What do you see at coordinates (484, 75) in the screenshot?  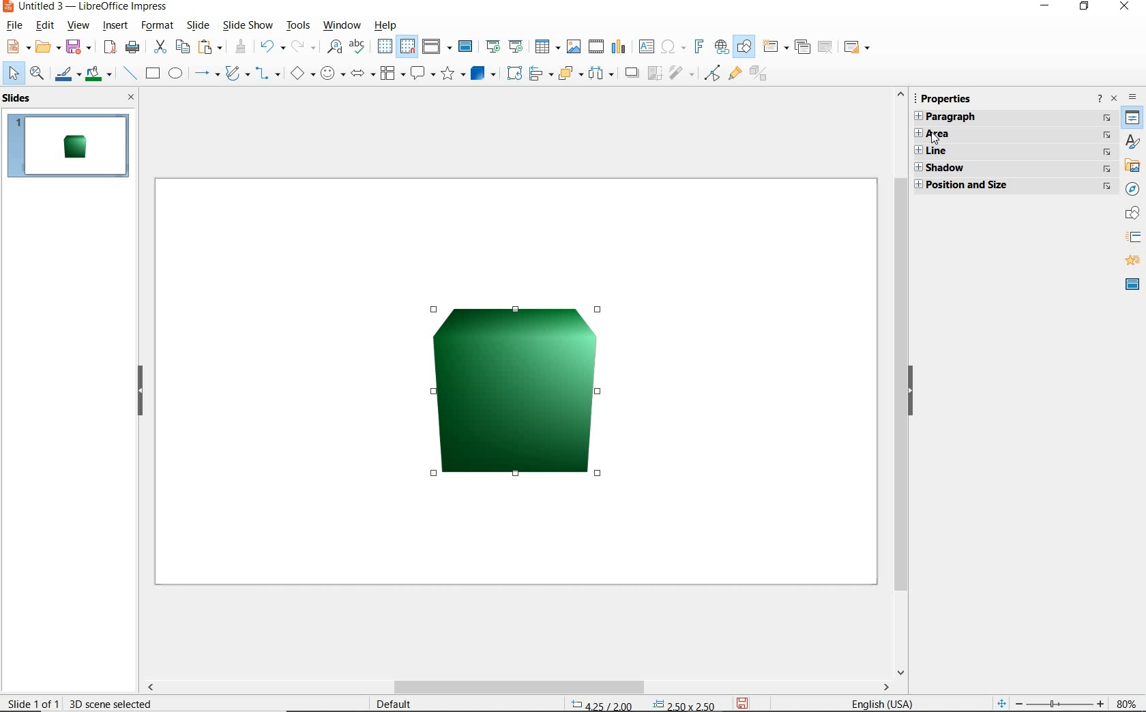 I see `3D Objects` at bounding box center [484, 75].